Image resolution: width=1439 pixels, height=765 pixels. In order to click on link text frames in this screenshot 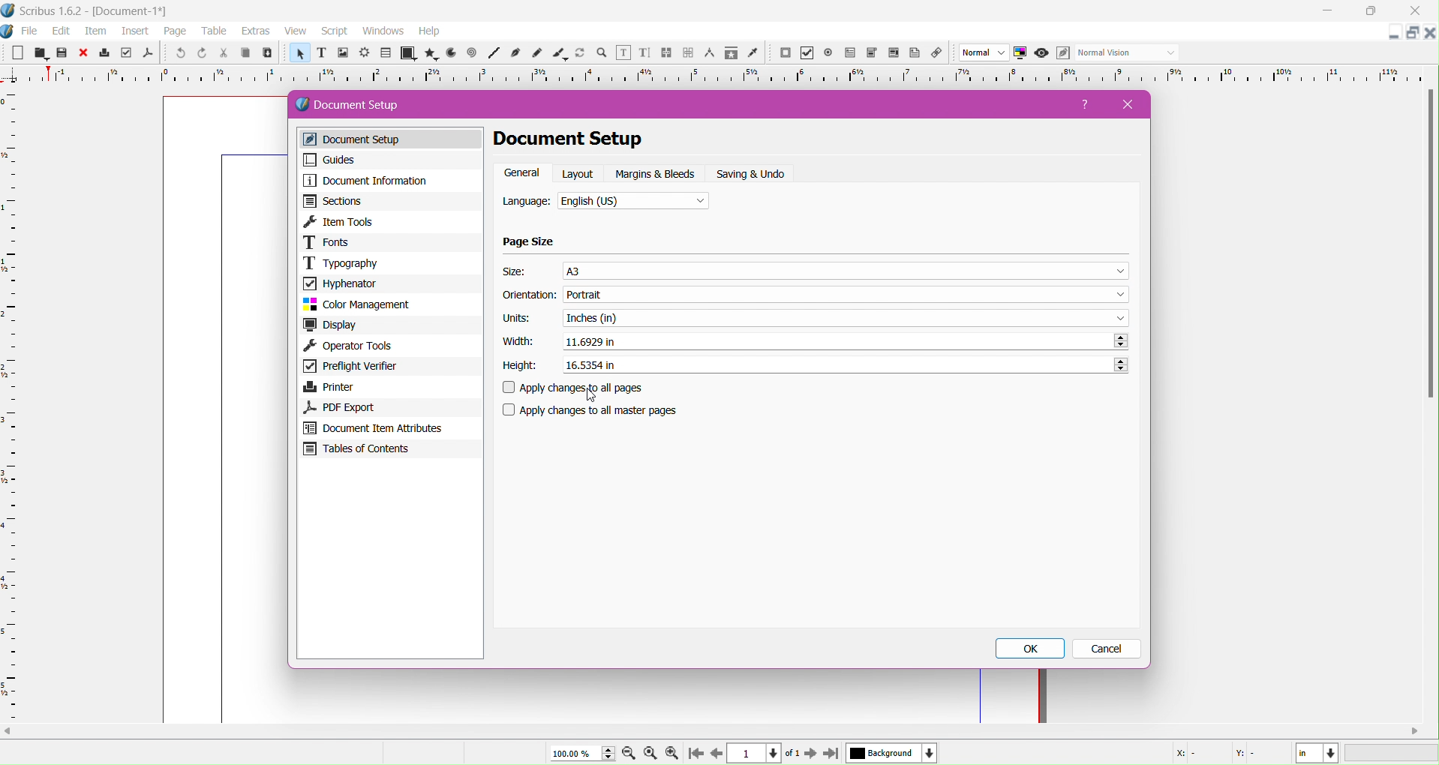, I will do `click(666, 53)`.